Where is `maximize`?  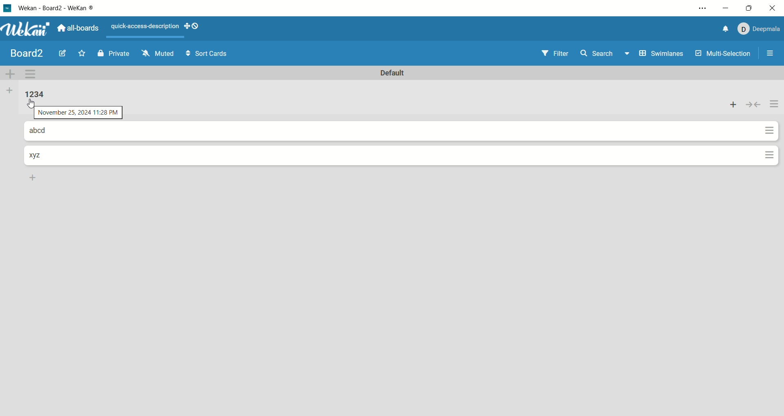
maximize is located at coordinates (747, 8).